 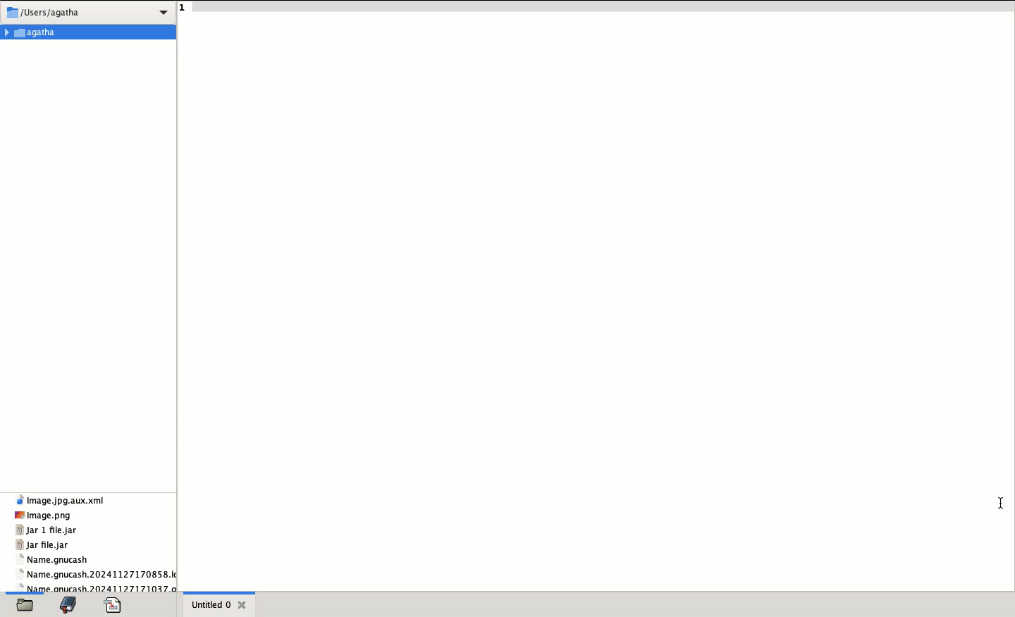 I want to click on Name.gnucash. 2024 1127 1708 58, so click(x=99, y=575).